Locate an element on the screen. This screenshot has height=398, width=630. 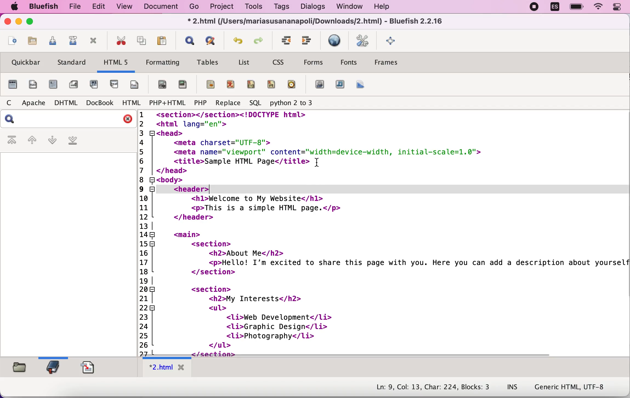
advanced find and replace is located at coordinates (213, 40).